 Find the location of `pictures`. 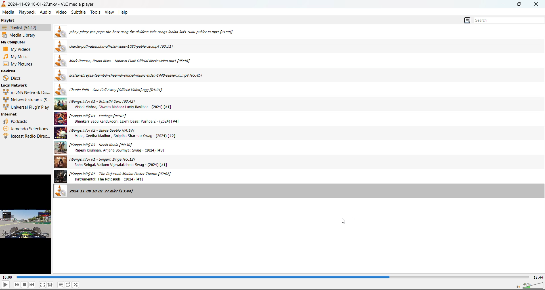

pictures is located at coordinates (18, 64).